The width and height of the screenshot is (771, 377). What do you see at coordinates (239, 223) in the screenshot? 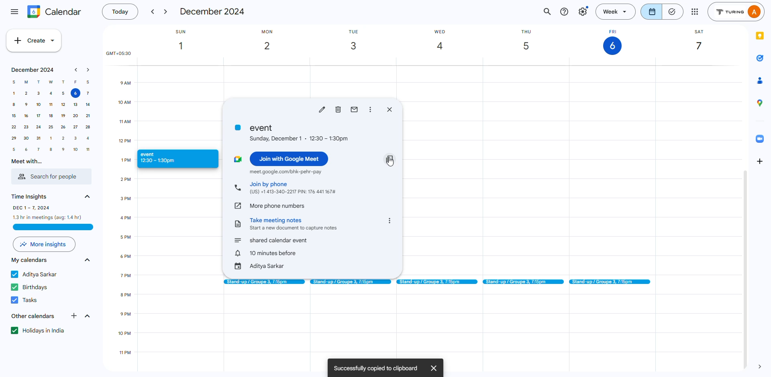
I see `note` at bounding box center [239, 223].